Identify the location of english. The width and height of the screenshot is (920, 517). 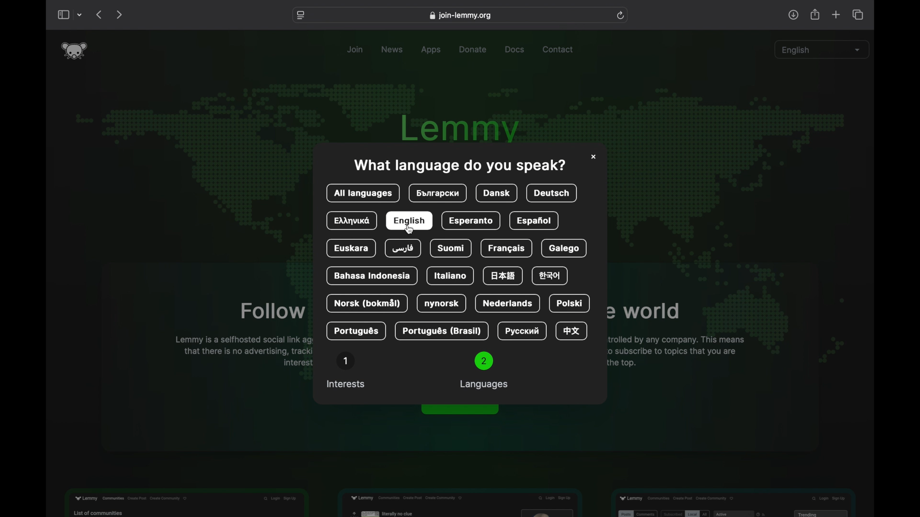
(409, 221).